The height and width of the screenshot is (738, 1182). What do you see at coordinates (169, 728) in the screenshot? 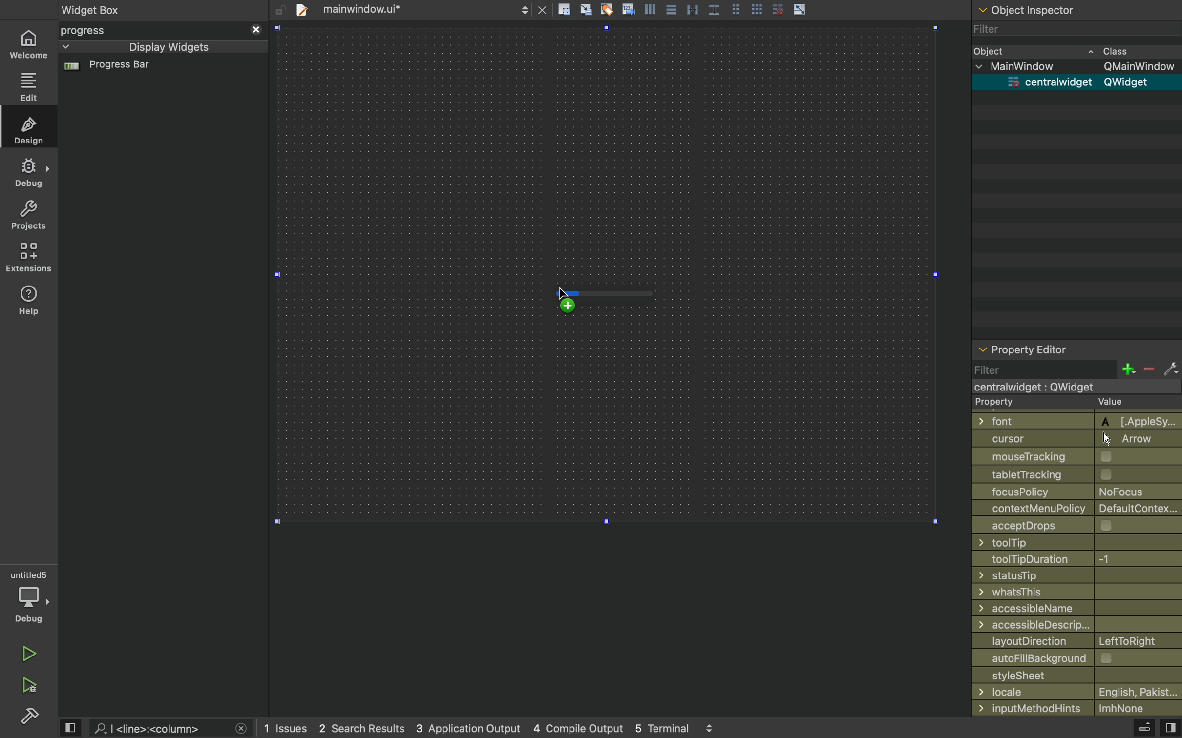
I see `search bar` at bounding box center [169, 728].